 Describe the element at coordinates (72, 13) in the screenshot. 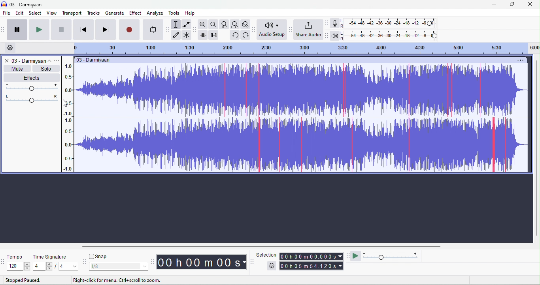

I see `transport` at that location.